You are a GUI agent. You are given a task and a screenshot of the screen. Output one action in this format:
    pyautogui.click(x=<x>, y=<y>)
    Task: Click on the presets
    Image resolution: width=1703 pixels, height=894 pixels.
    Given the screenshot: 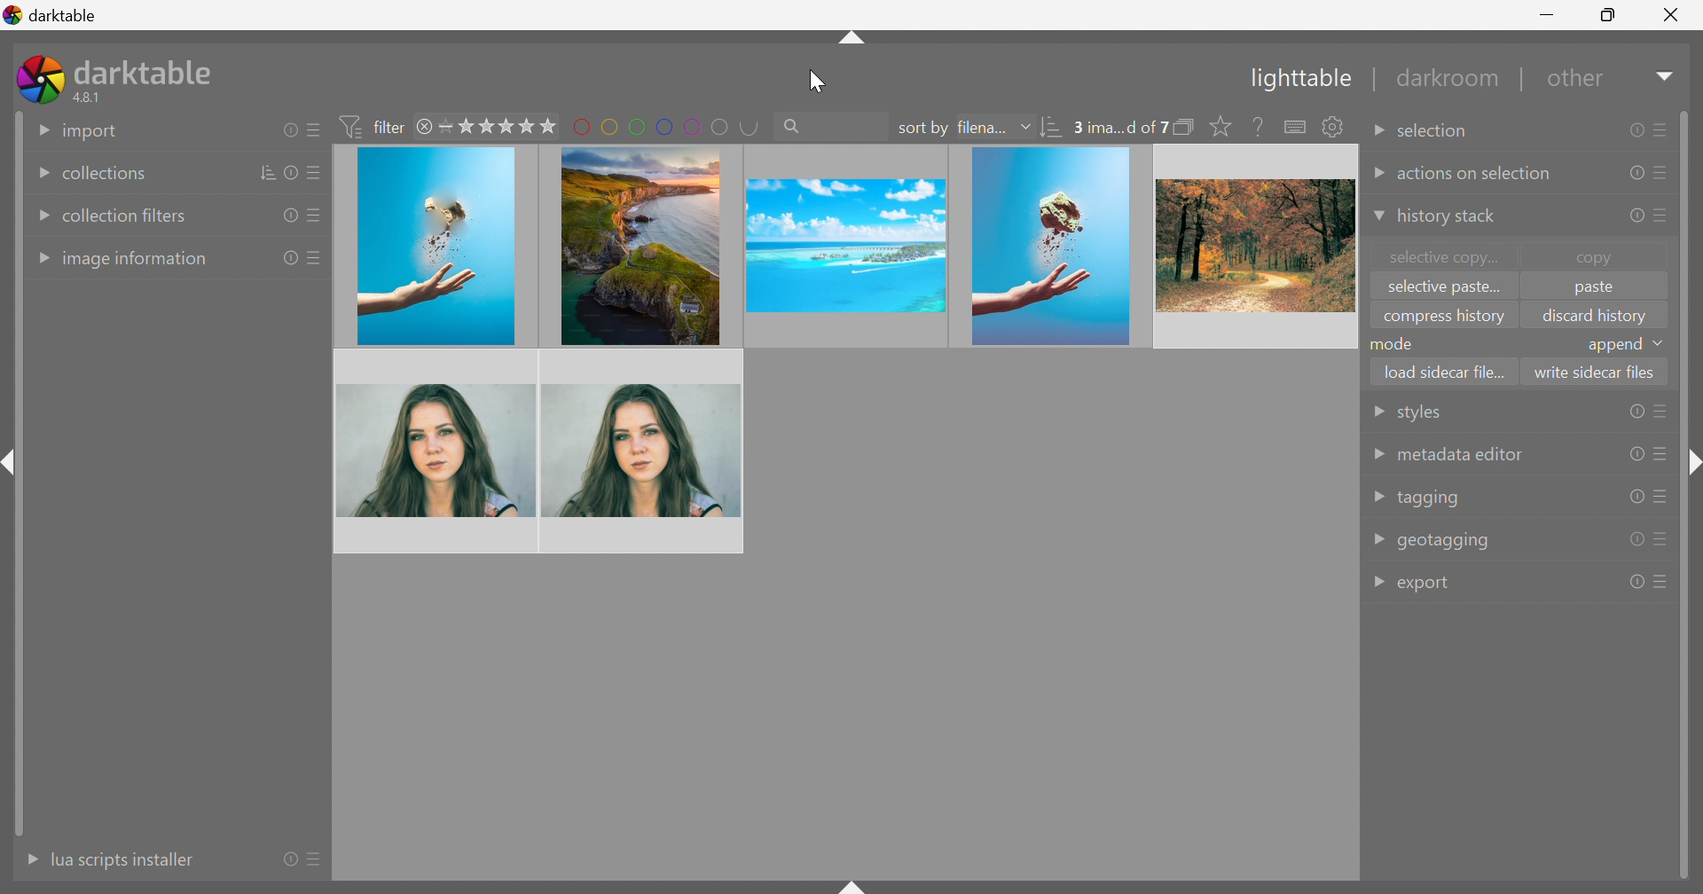 What is the action you would take?
    pyautogui.click(x=318, y=861)
    